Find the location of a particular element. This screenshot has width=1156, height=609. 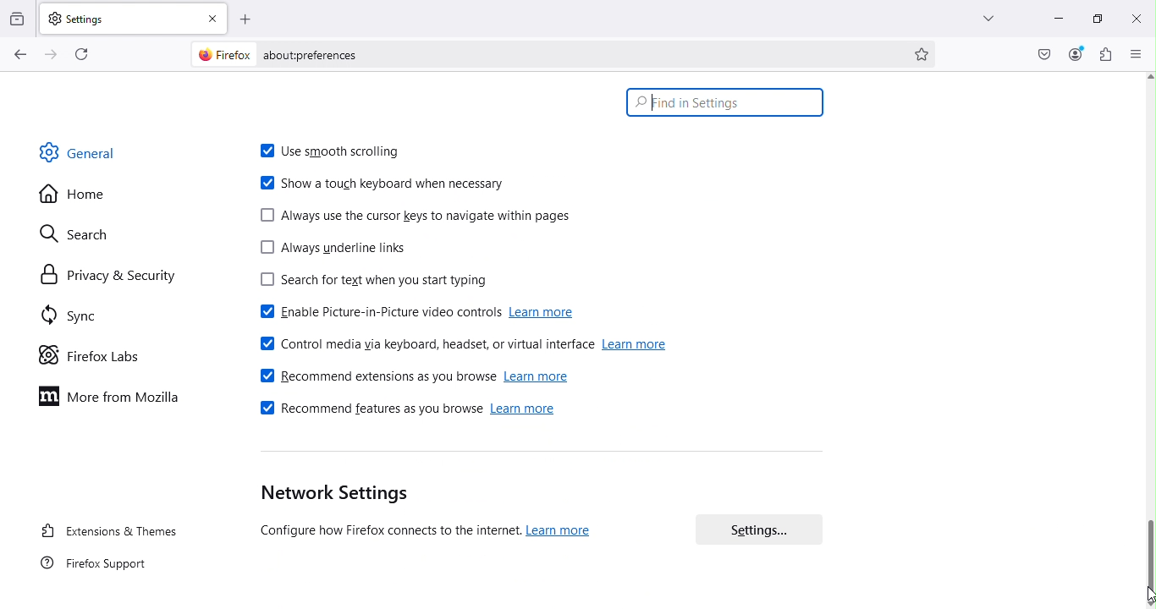

Reload the current page is located at coordinates (79, 53).